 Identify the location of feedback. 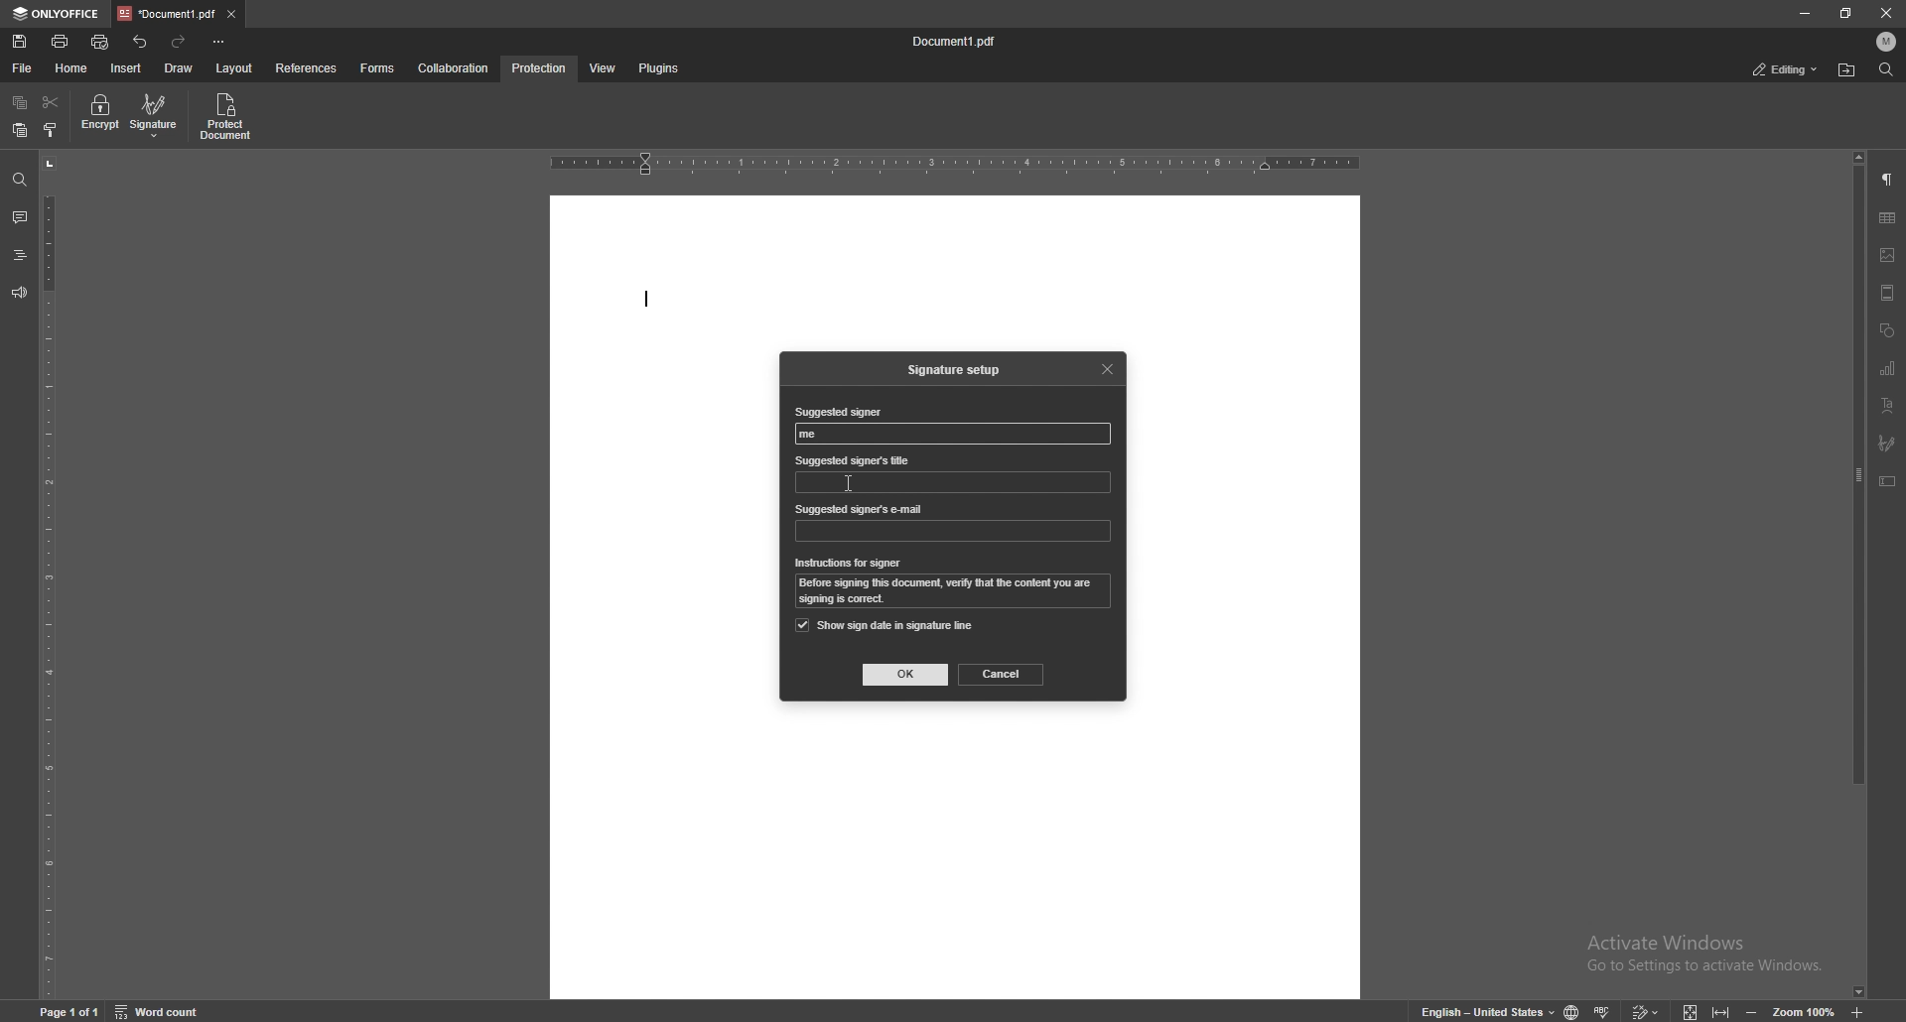
(18, 293).